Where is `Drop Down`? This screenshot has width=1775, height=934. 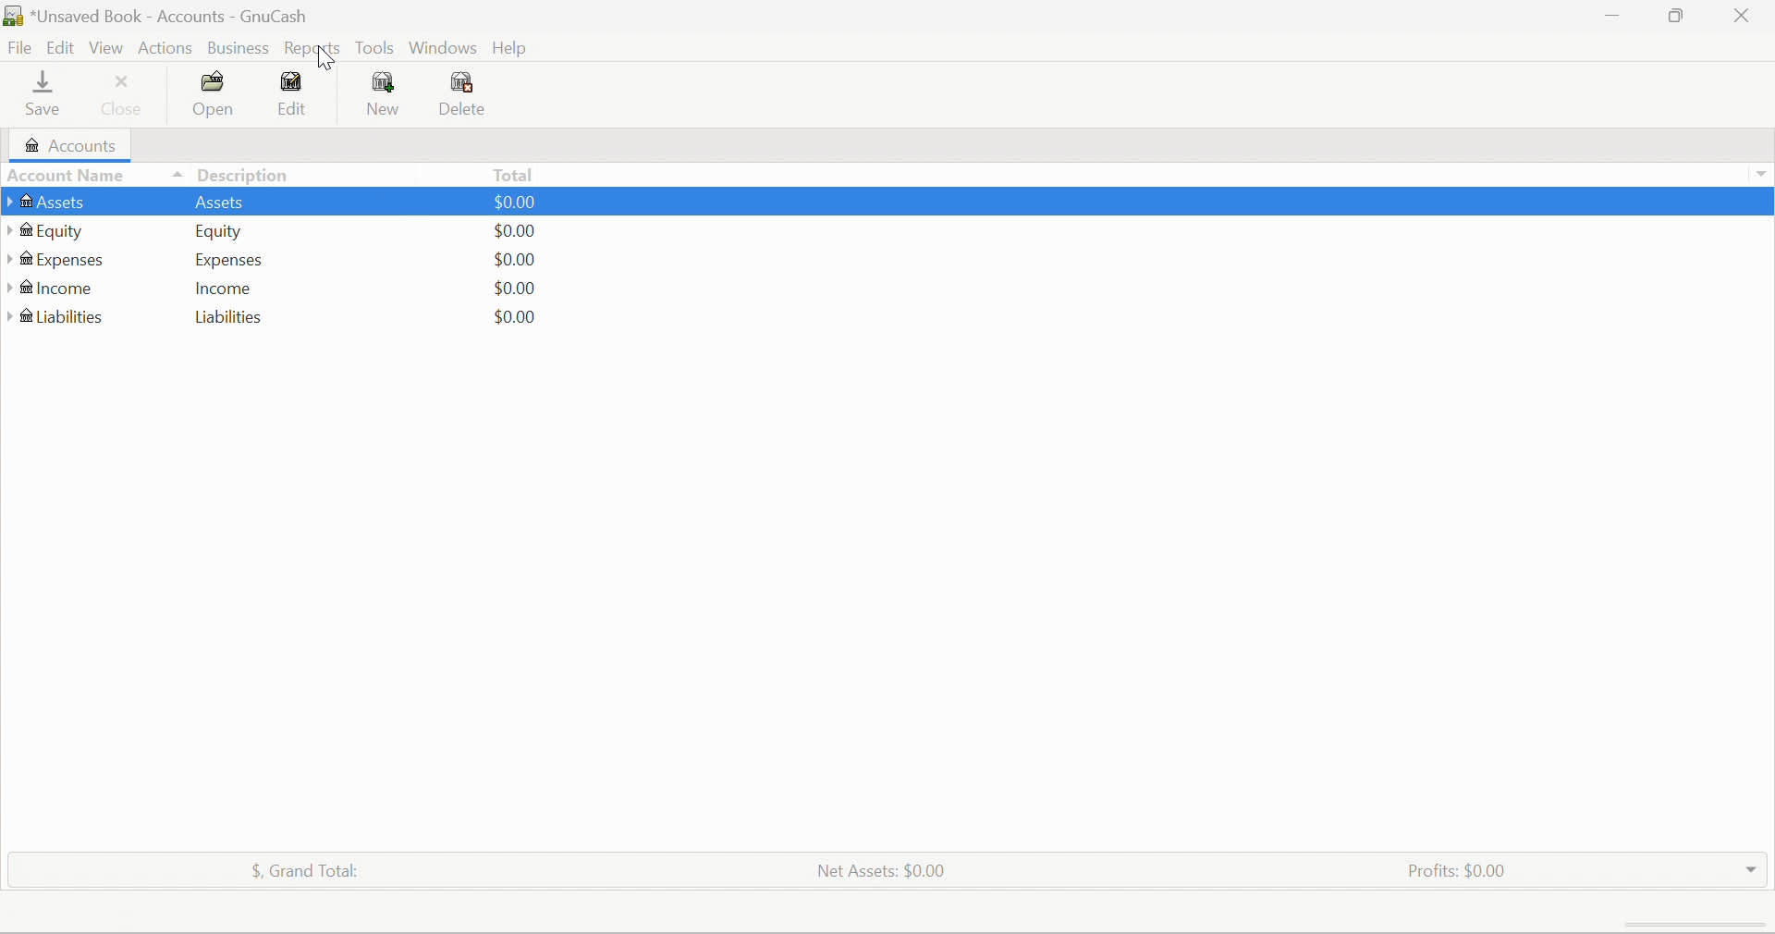
Drop Down is located at coordinates (1750, 869).